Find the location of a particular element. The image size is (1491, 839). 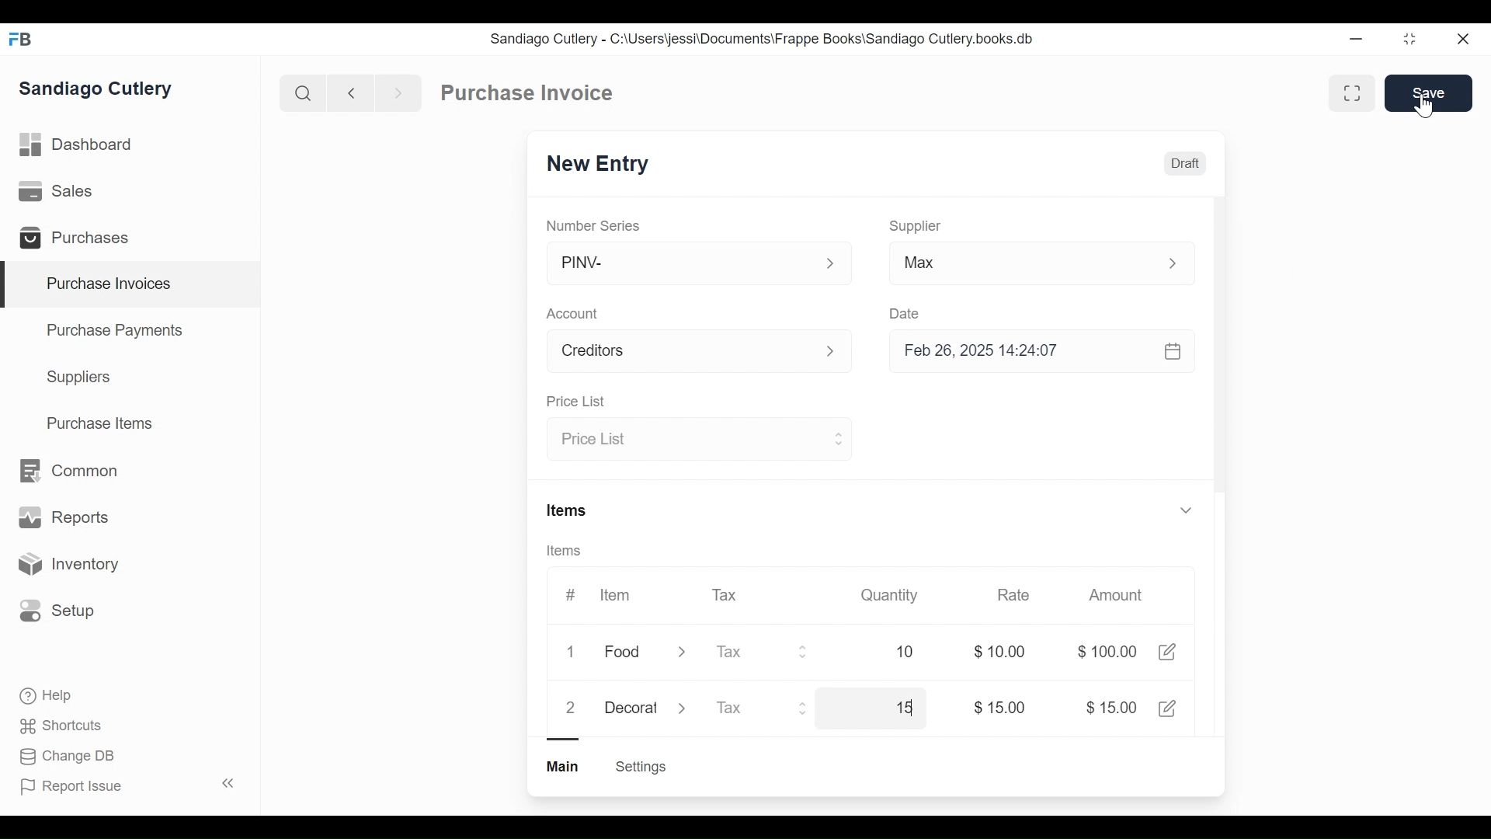

Account is located at coordinates (680, 353).